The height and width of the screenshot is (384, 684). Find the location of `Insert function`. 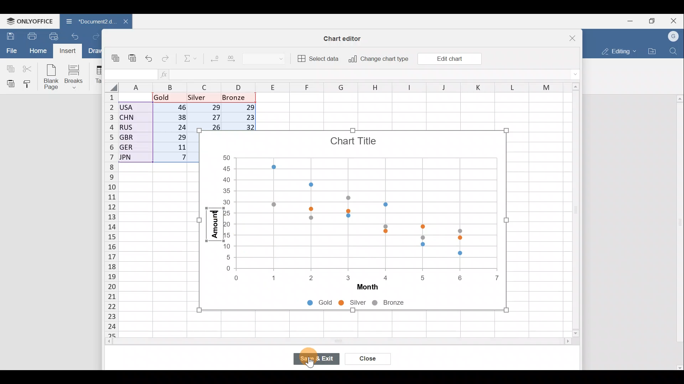

Insert function is located at coordinates (165, 74).